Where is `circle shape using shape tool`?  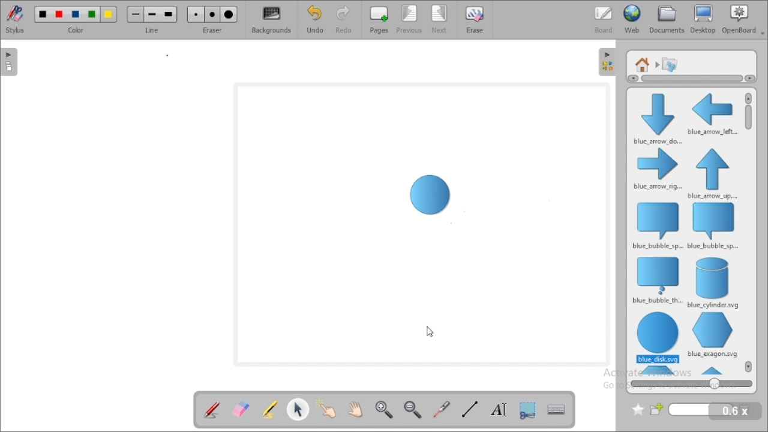
circle shape using shape tool is located at coordinates (428, 197).